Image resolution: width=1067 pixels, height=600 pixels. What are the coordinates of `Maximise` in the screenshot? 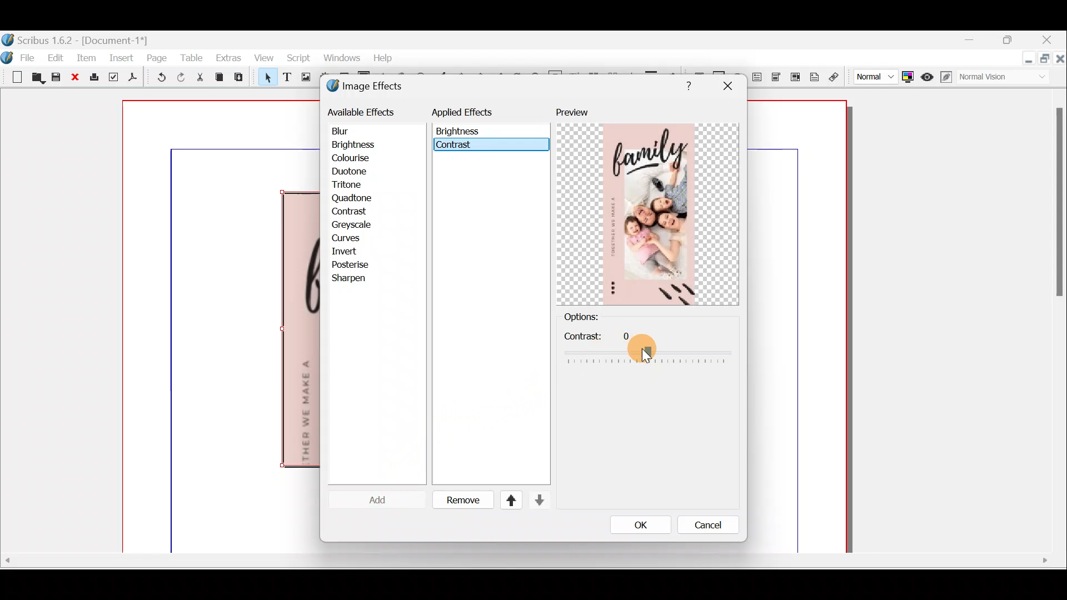 It's located at (1046, 60).